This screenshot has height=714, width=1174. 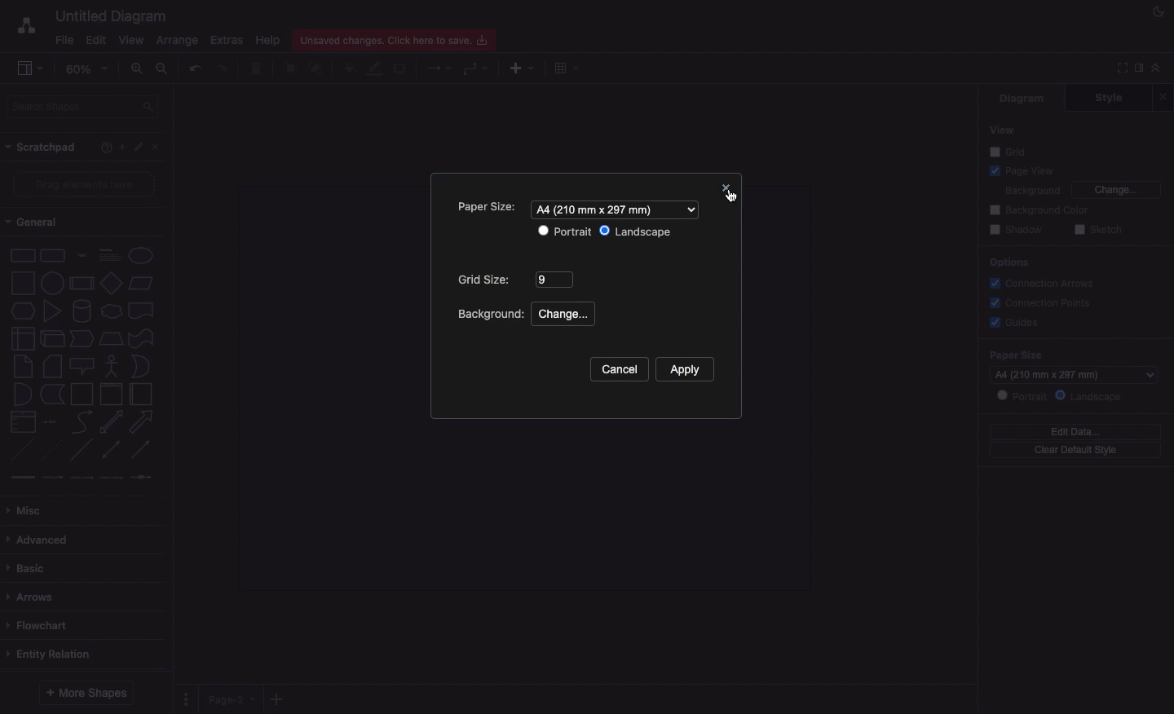 I want to click on Options, so click(x=188, y=698).